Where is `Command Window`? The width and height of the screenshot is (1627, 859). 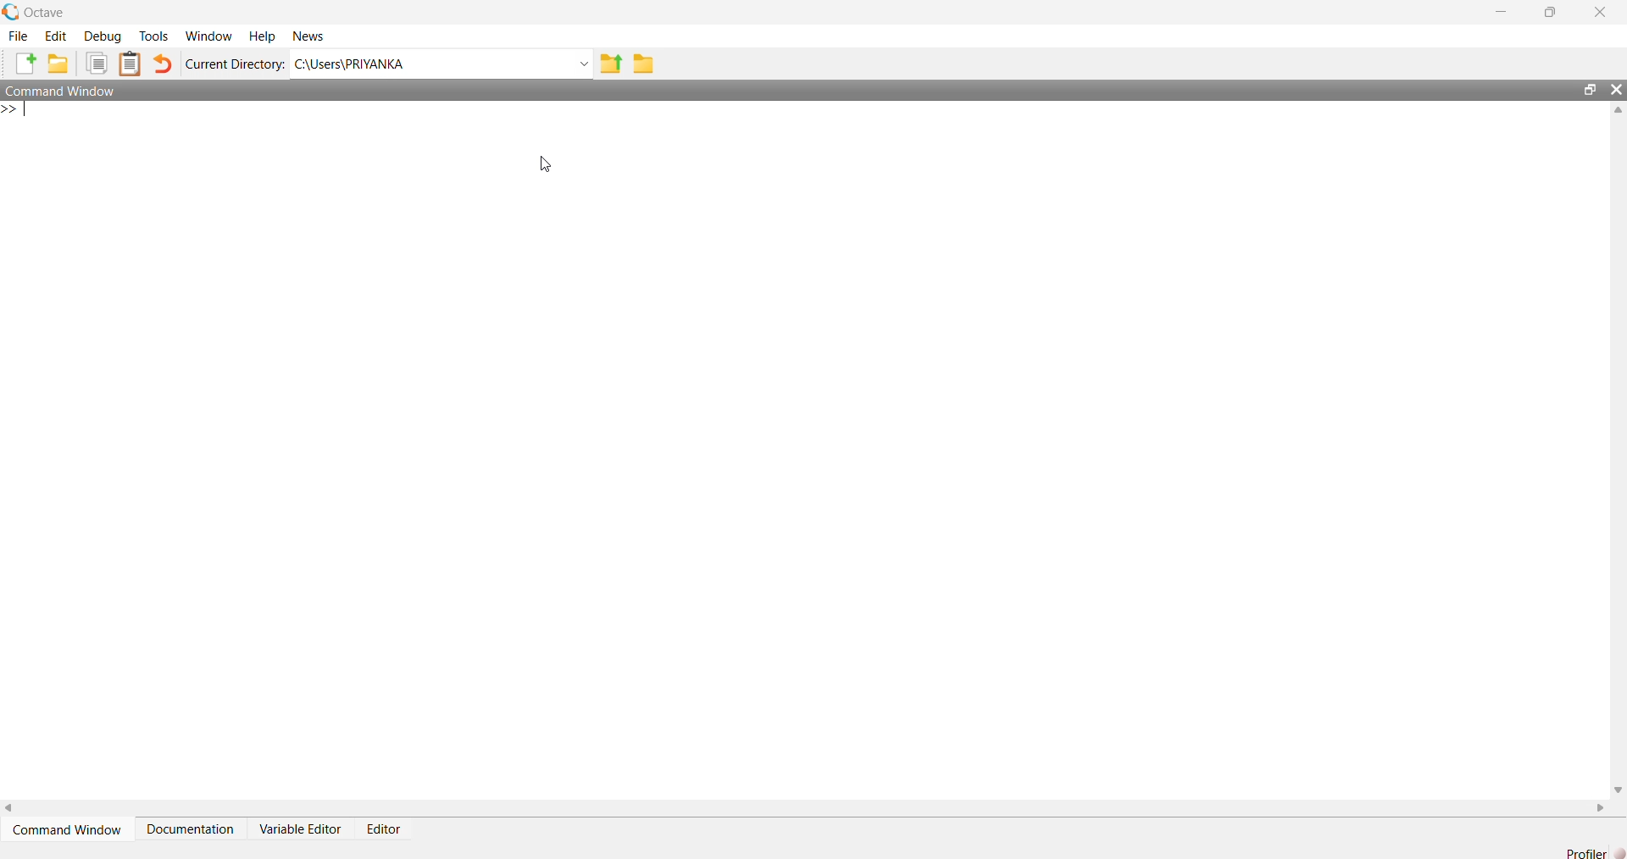 Command Window is located at coordinates (68, 829).